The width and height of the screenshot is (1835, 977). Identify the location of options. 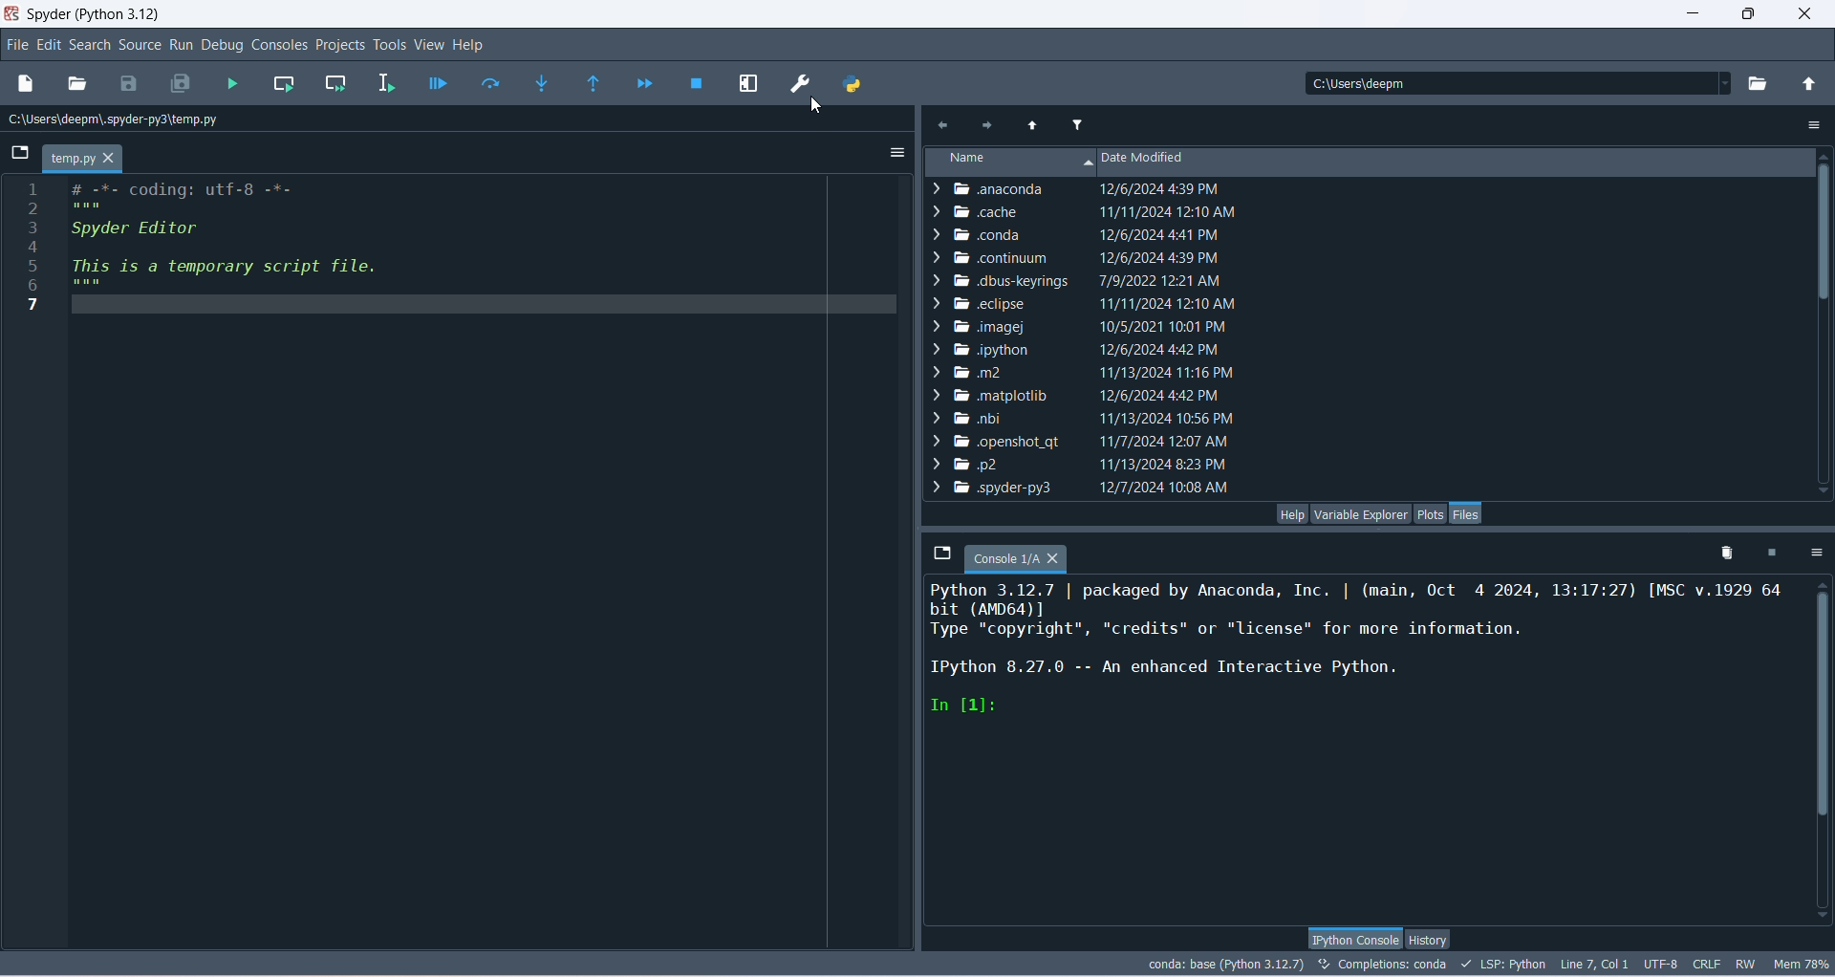
(896, 154).